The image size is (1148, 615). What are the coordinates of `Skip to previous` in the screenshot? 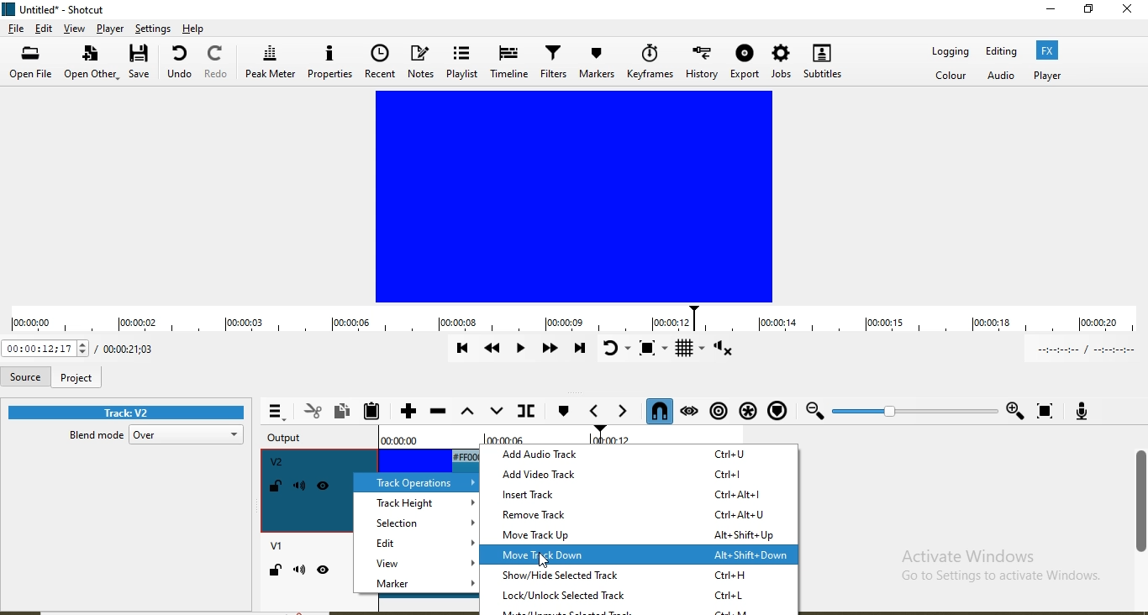 It's located at (461, 348).